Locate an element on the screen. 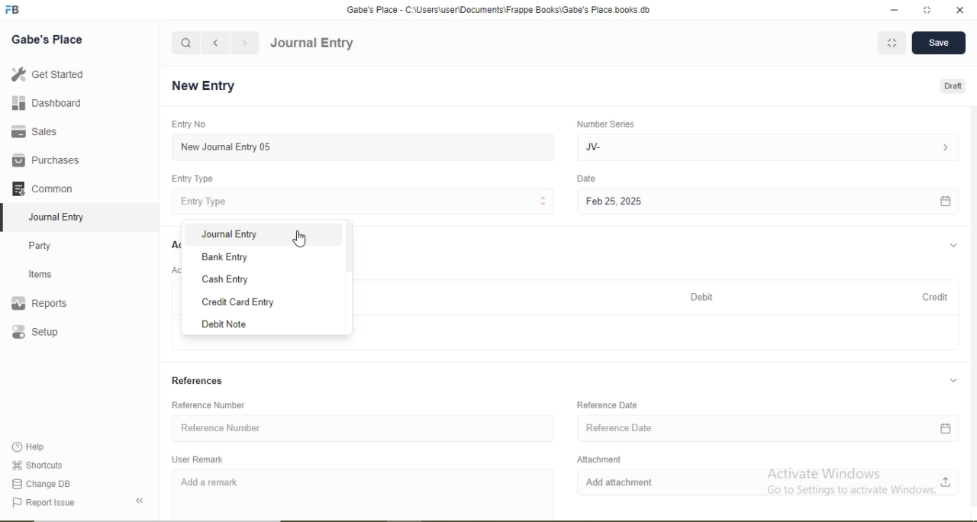 Image resolution: width=977 pixels, height=522 pixels. Get Started is located at coordinates (46, 74).